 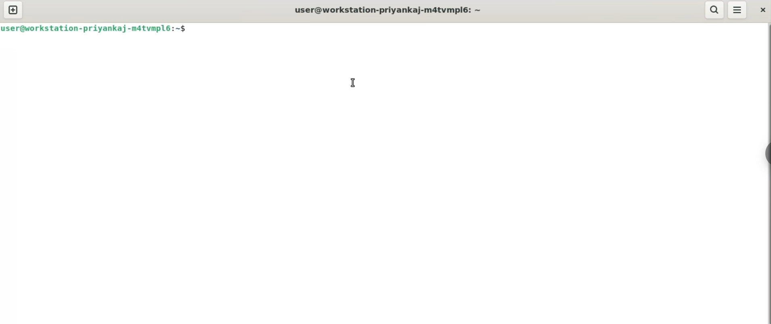 What do you see at coordinates (765, 153) in the screenshot?
I see `sidebar` at bounding box center [765, 153].